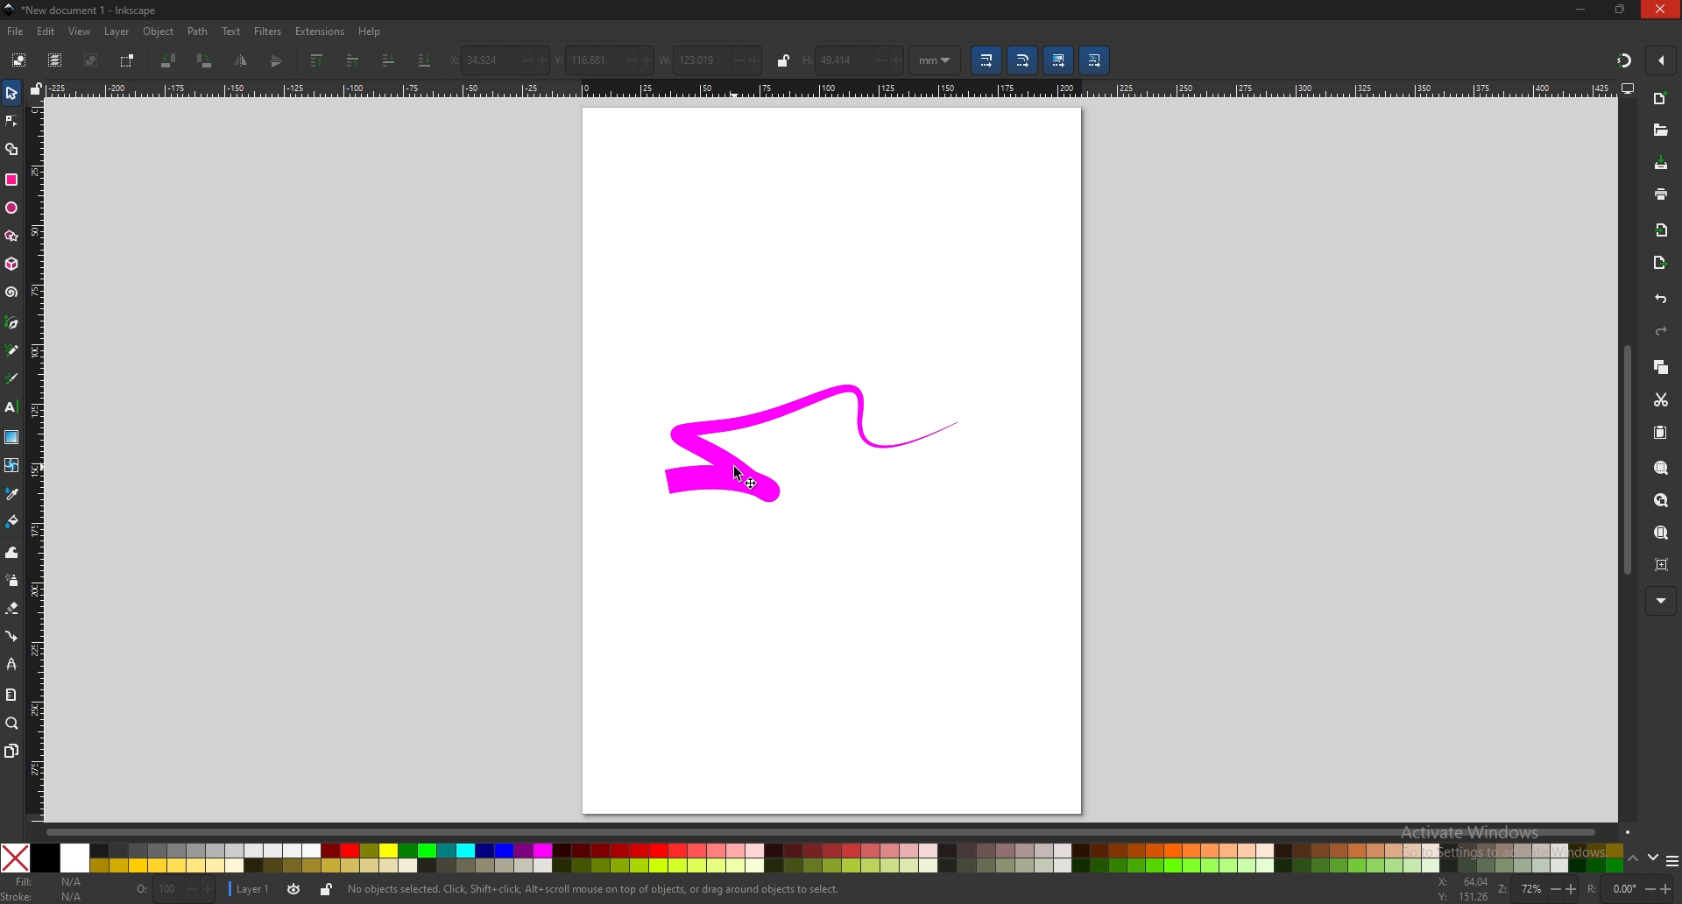  What do you see at coordinates (1094, 60) in the screenshot?
I see `move patterns` at bounding box center [1094, 60].